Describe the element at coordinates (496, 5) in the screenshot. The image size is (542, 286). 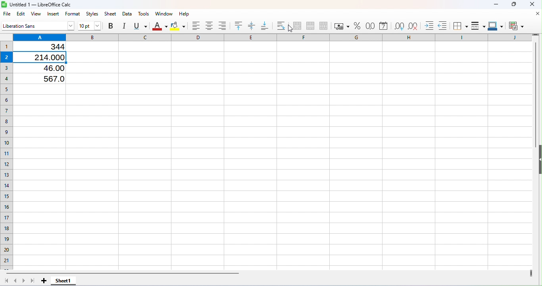
I see `Minimize` at that location.